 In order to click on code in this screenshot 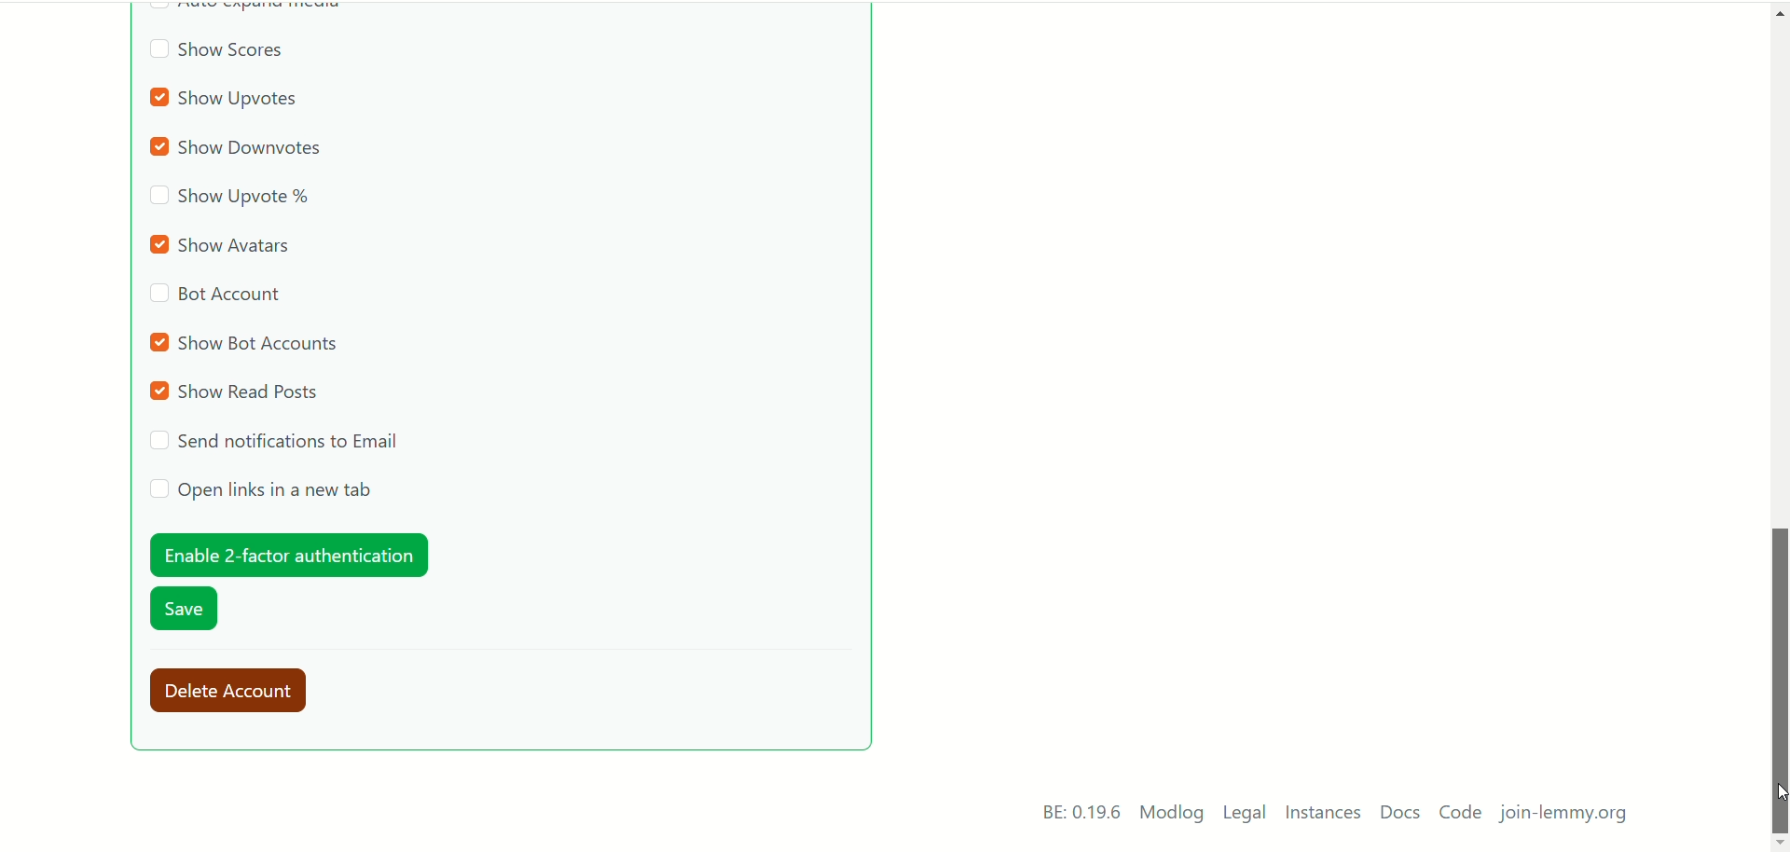, I will do `click(1461, 815)`.